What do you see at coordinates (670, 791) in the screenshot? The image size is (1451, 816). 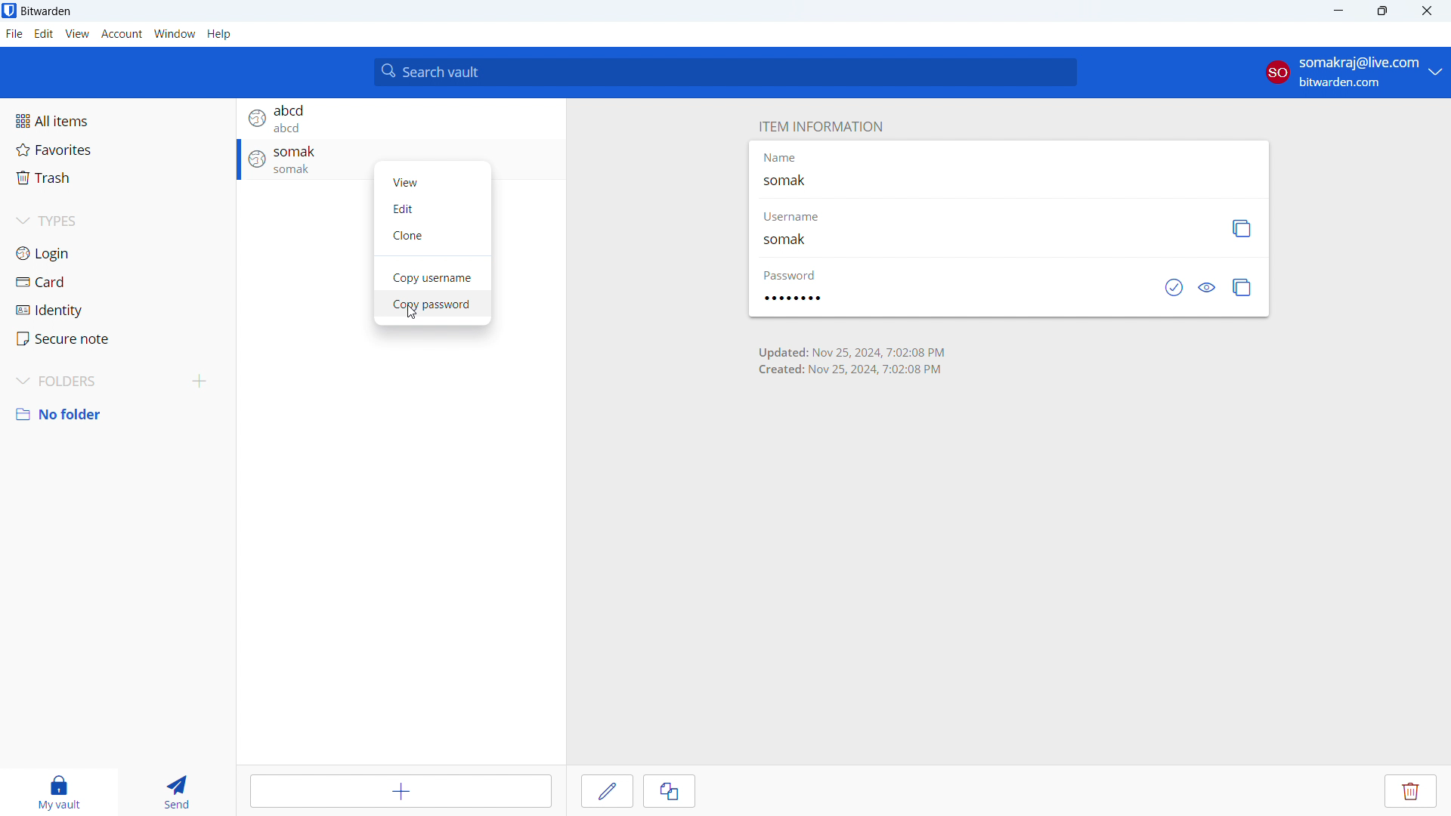 I see `clone` at bounding box center [670, 791].